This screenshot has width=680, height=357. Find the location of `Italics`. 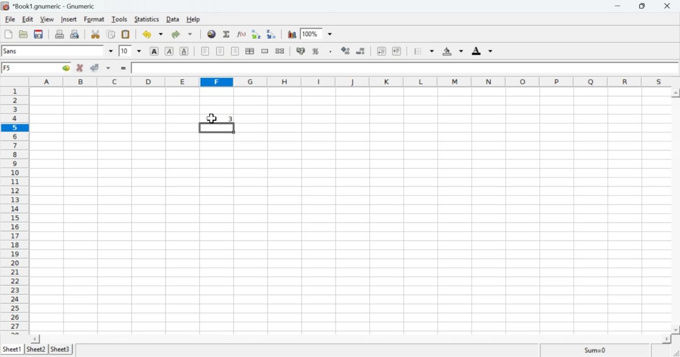

Italics is located at coordinates (169, 51).